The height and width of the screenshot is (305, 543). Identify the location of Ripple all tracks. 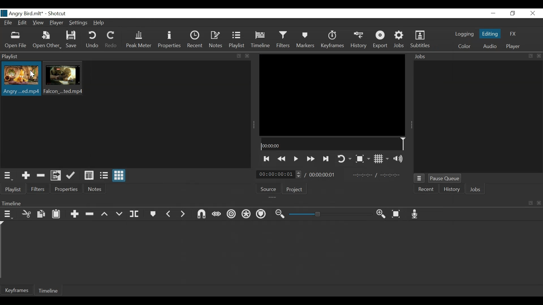
(245, 214).